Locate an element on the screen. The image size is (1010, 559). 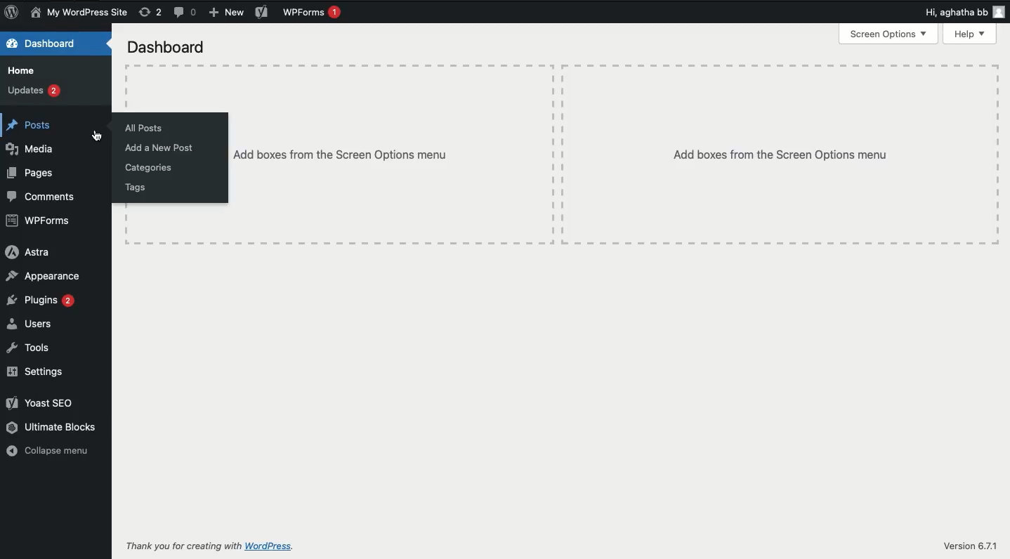
 is located at coordinates (393, 153).